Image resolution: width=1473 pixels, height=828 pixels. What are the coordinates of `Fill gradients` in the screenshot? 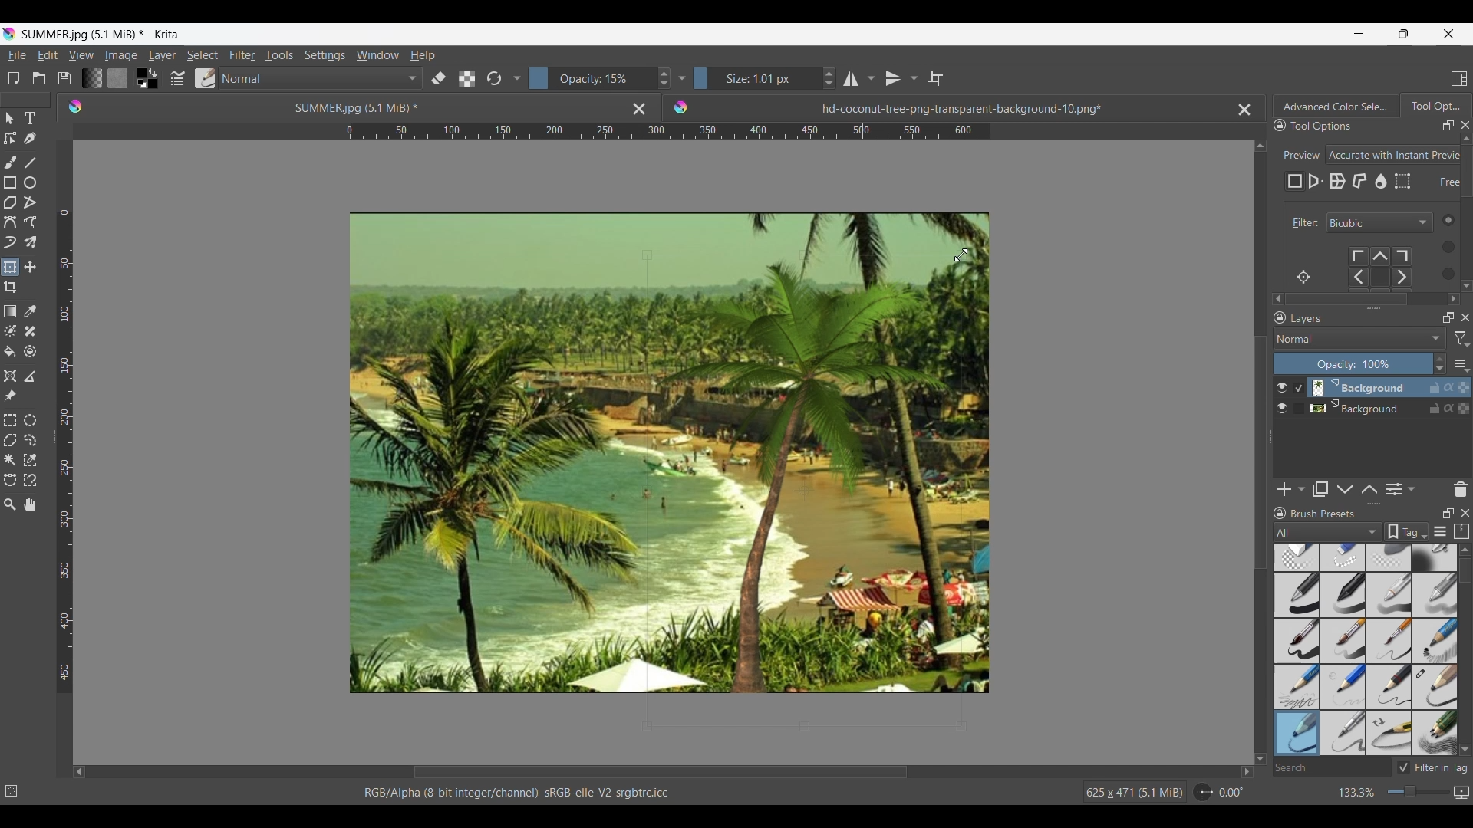 It's located at (91, 77).